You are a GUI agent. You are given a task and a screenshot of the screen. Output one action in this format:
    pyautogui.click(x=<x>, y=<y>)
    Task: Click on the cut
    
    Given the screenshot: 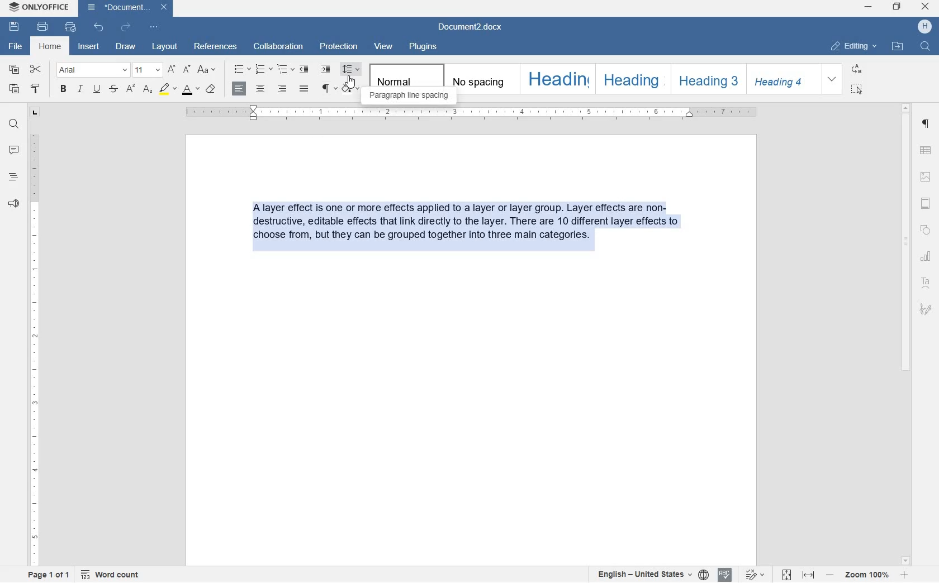 What is the action you would take?
    pyautogui.click(x=36, y=70)
    